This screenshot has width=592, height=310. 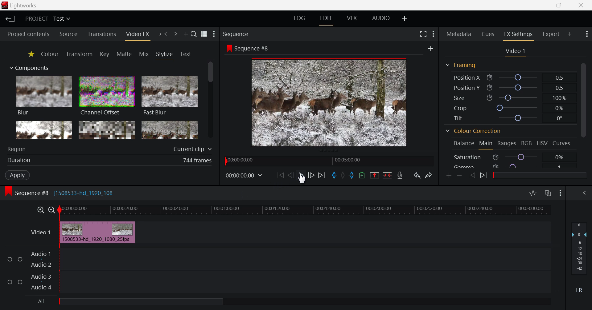 I want to click on Frame Time, so click(x=244, y=175).